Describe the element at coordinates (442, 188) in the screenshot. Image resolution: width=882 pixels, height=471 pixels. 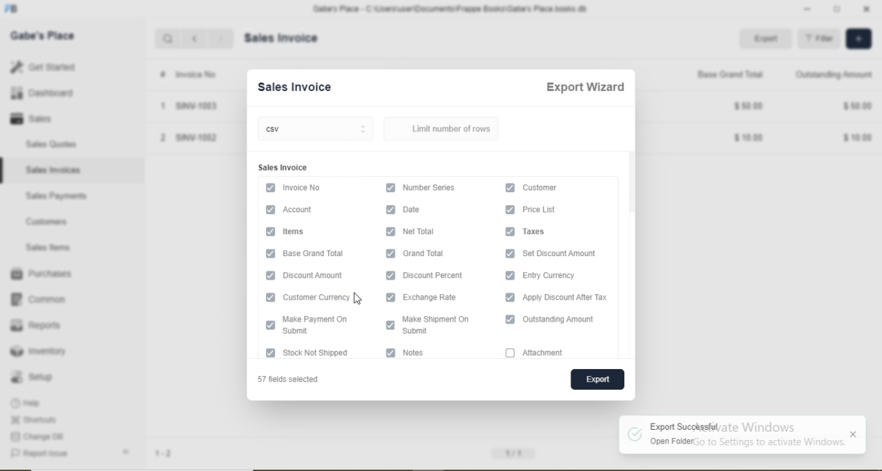
I see `Number Series` at that location.